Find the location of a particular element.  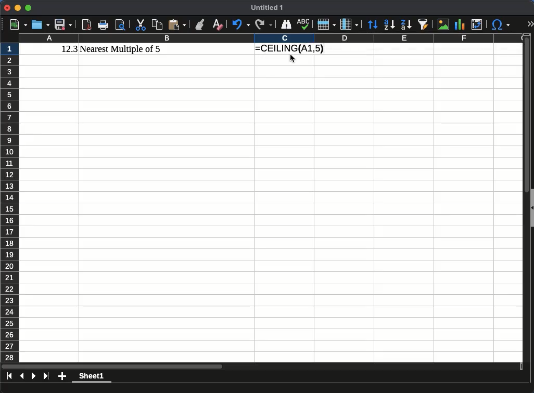

copy is located at coordinates (157, 24).